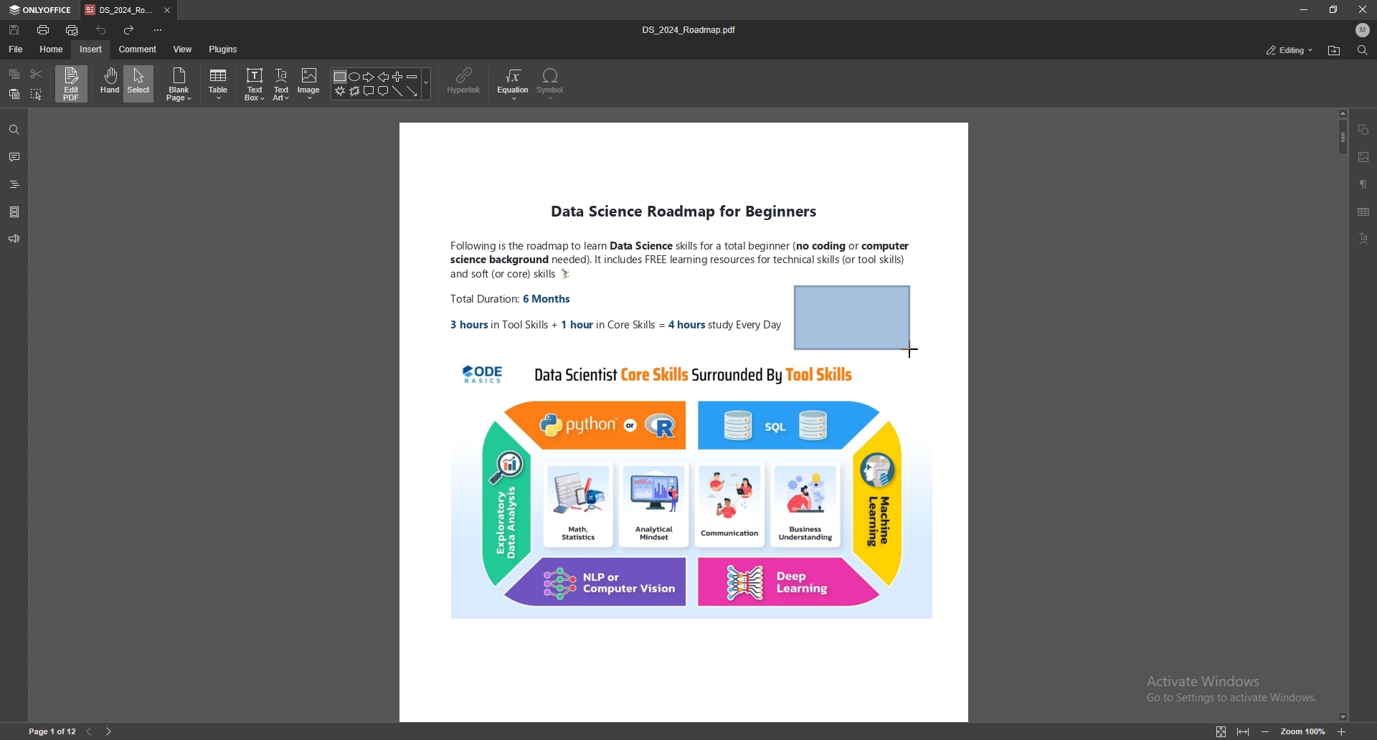 The width and height of the screenshot is (1377, 740). Describe the element at coordinates (42, 10) in the screenshot. I see `onlyoffice` at that location.